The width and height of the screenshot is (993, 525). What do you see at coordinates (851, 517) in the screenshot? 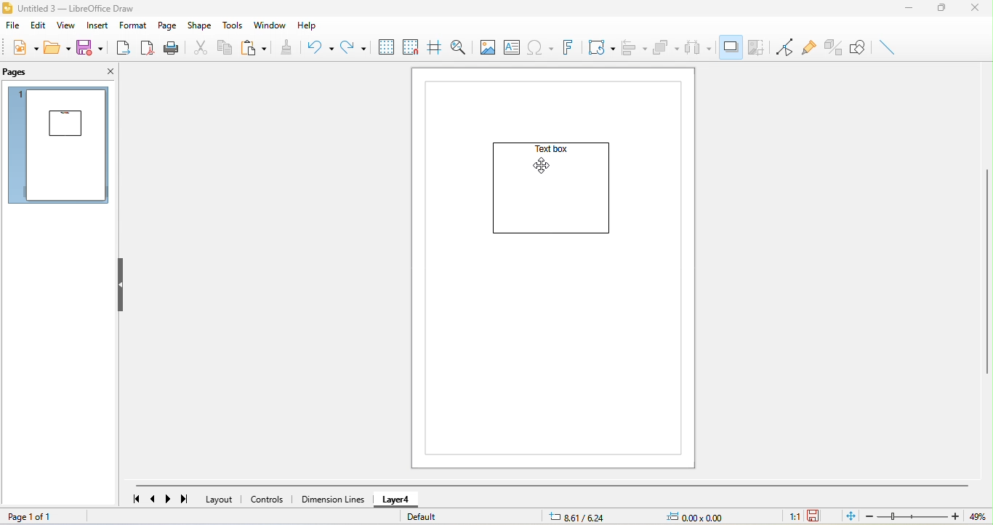
I see `fit to the current page` at bounding box center [851, 517].